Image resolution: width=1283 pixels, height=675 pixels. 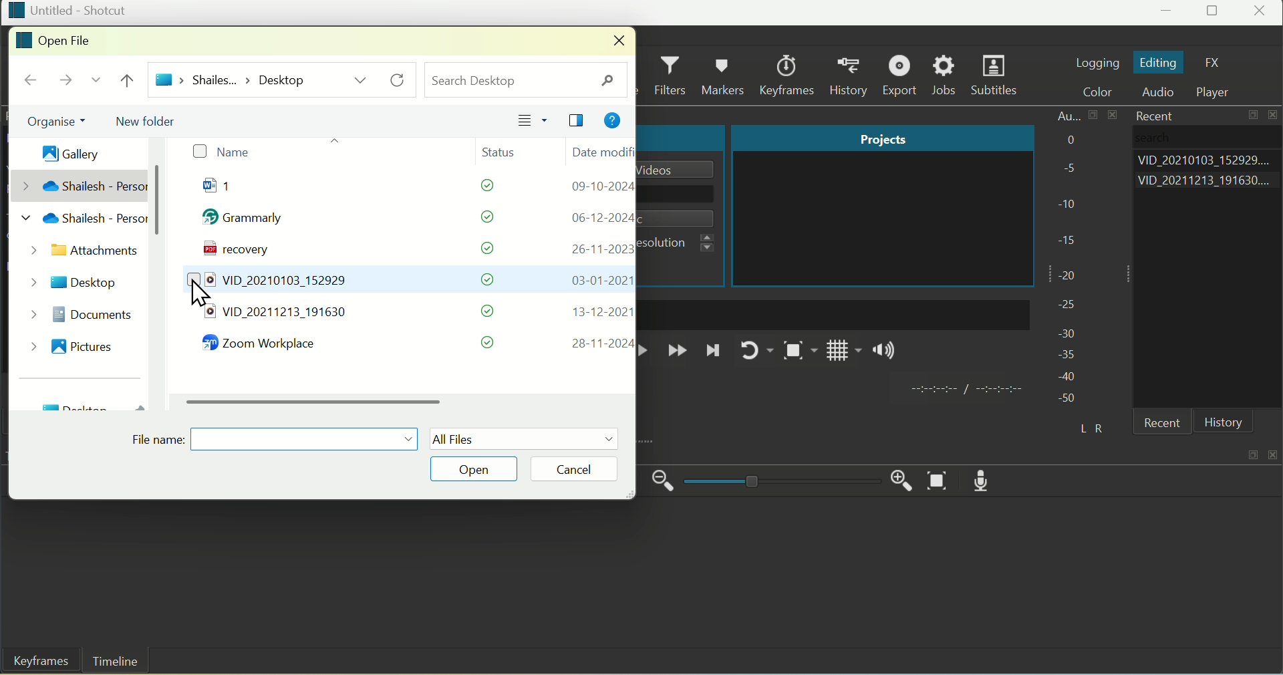 I want to click on status, so click(x=479, y=217).